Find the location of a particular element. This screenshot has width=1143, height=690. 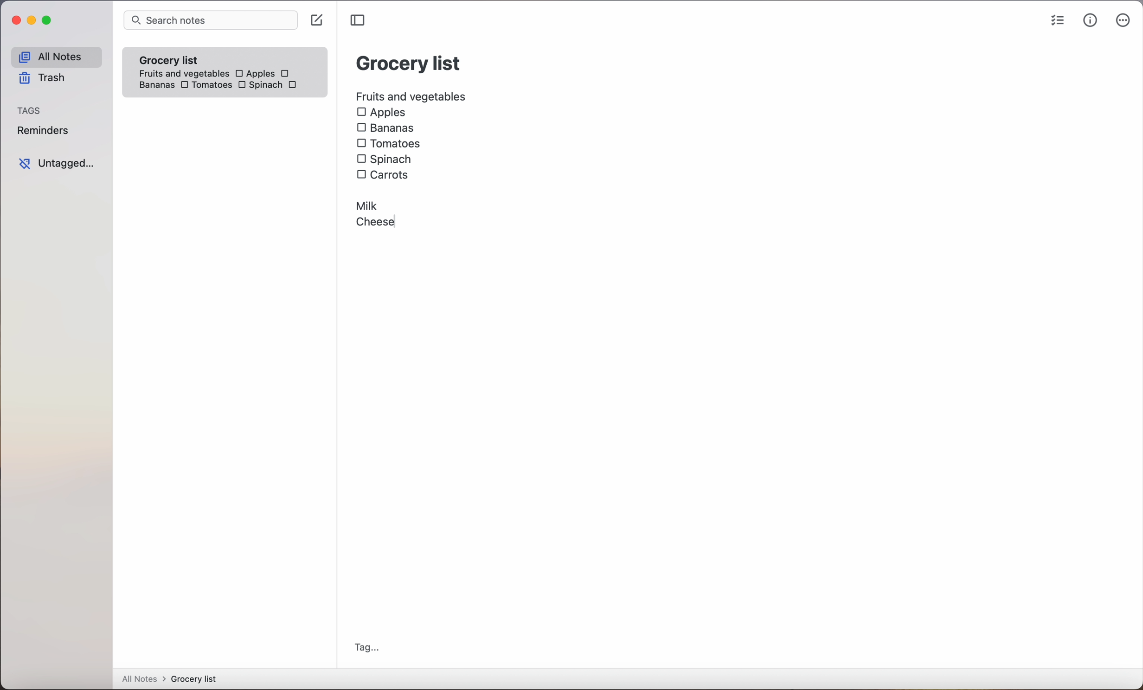

Spinach checkbox is located at coordinates (259, 86).